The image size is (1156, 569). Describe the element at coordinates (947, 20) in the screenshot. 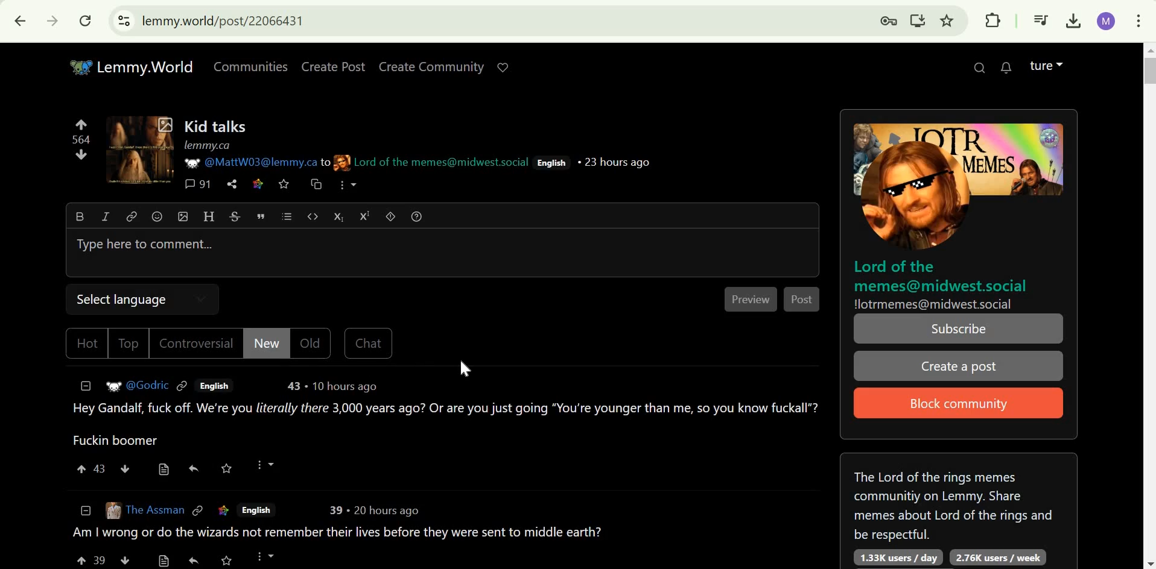

I see `Bookmark this page` at that location.